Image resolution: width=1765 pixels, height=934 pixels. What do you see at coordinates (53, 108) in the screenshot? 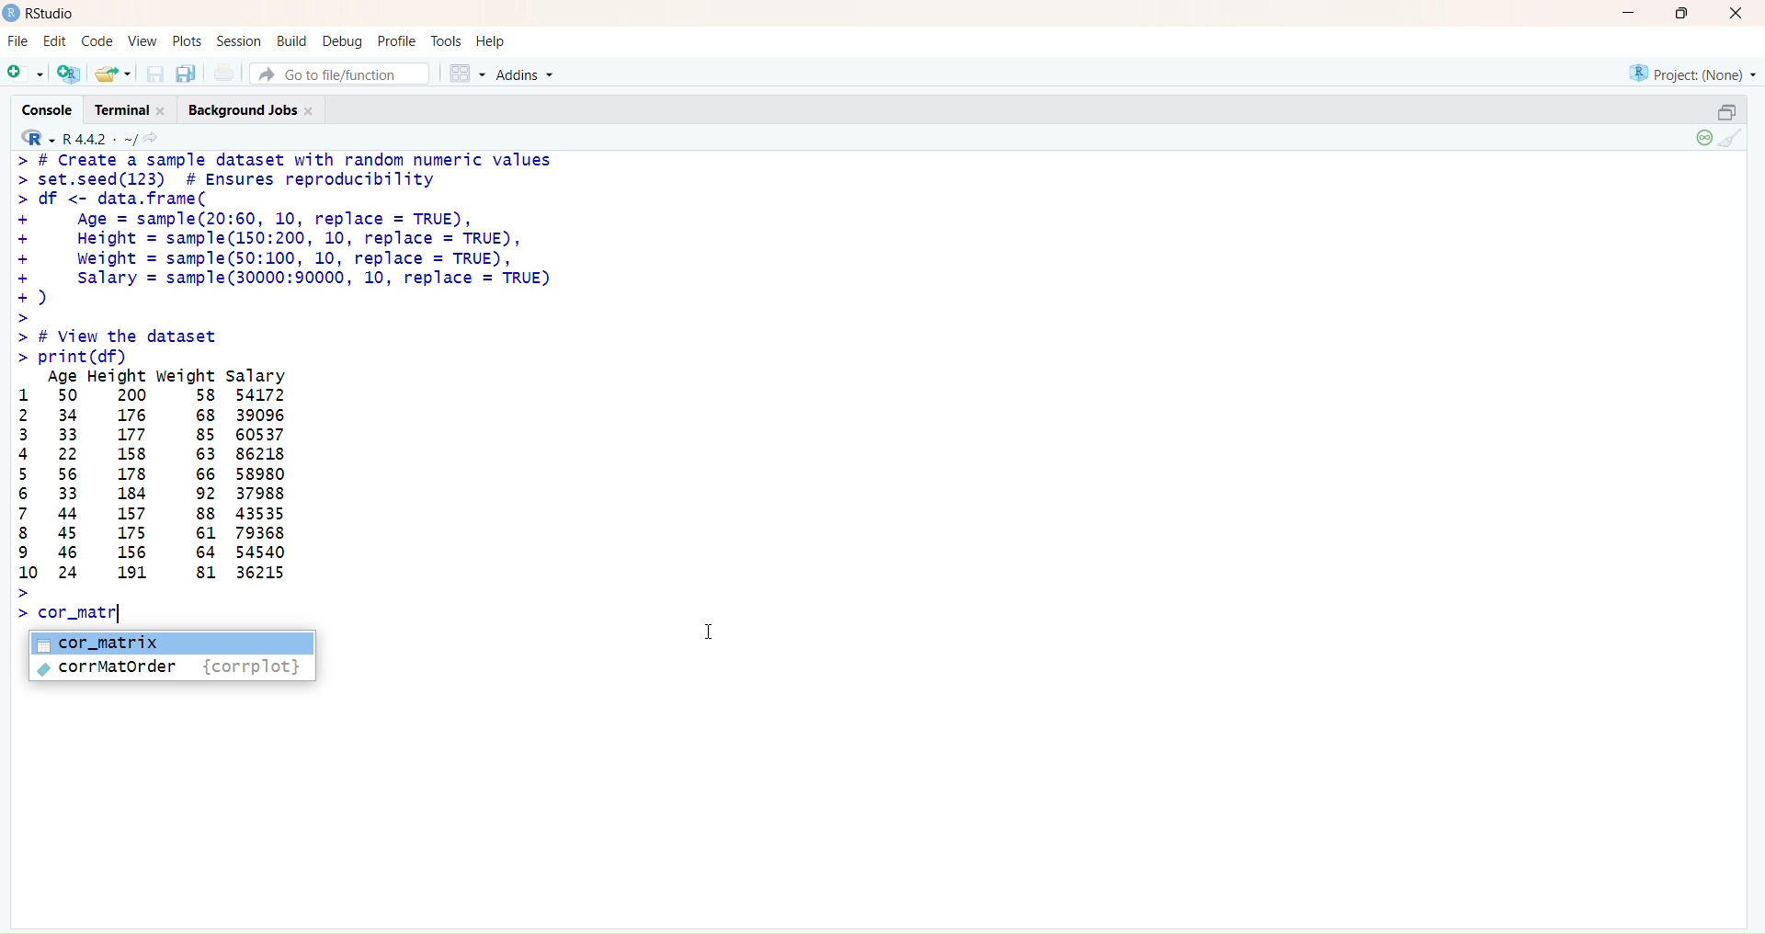
I see `Console` at bounding box center [53, 108].